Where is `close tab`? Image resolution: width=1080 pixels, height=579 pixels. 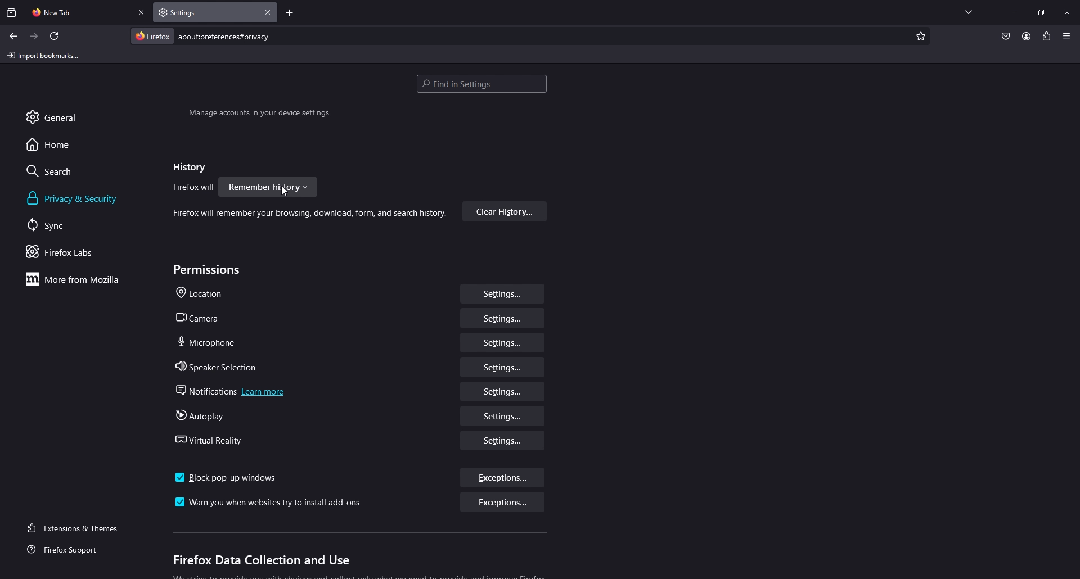
close tab is located at coordinates (268, 12).